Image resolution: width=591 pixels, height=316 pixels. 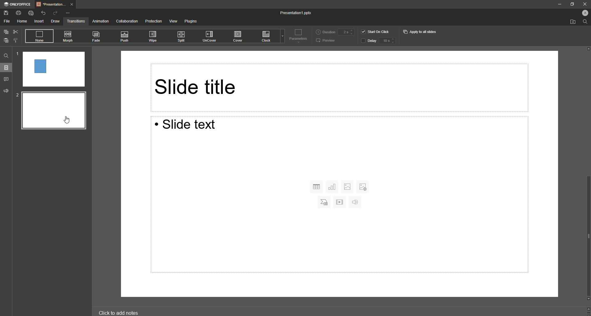 What do you see at coordinates (32, 13) in the screenshot?
I see `Quick Print` at bounding box center [32, 13].